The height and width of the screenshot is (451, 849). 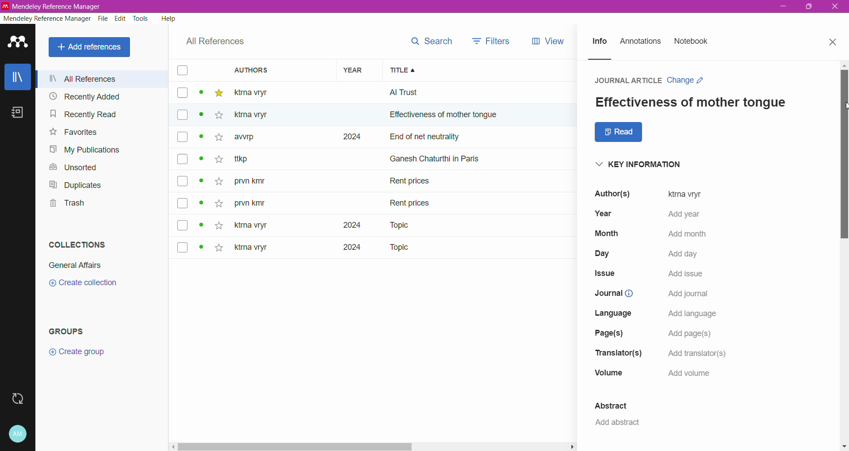 I want to click on 2024, so click(x=344, y=225).